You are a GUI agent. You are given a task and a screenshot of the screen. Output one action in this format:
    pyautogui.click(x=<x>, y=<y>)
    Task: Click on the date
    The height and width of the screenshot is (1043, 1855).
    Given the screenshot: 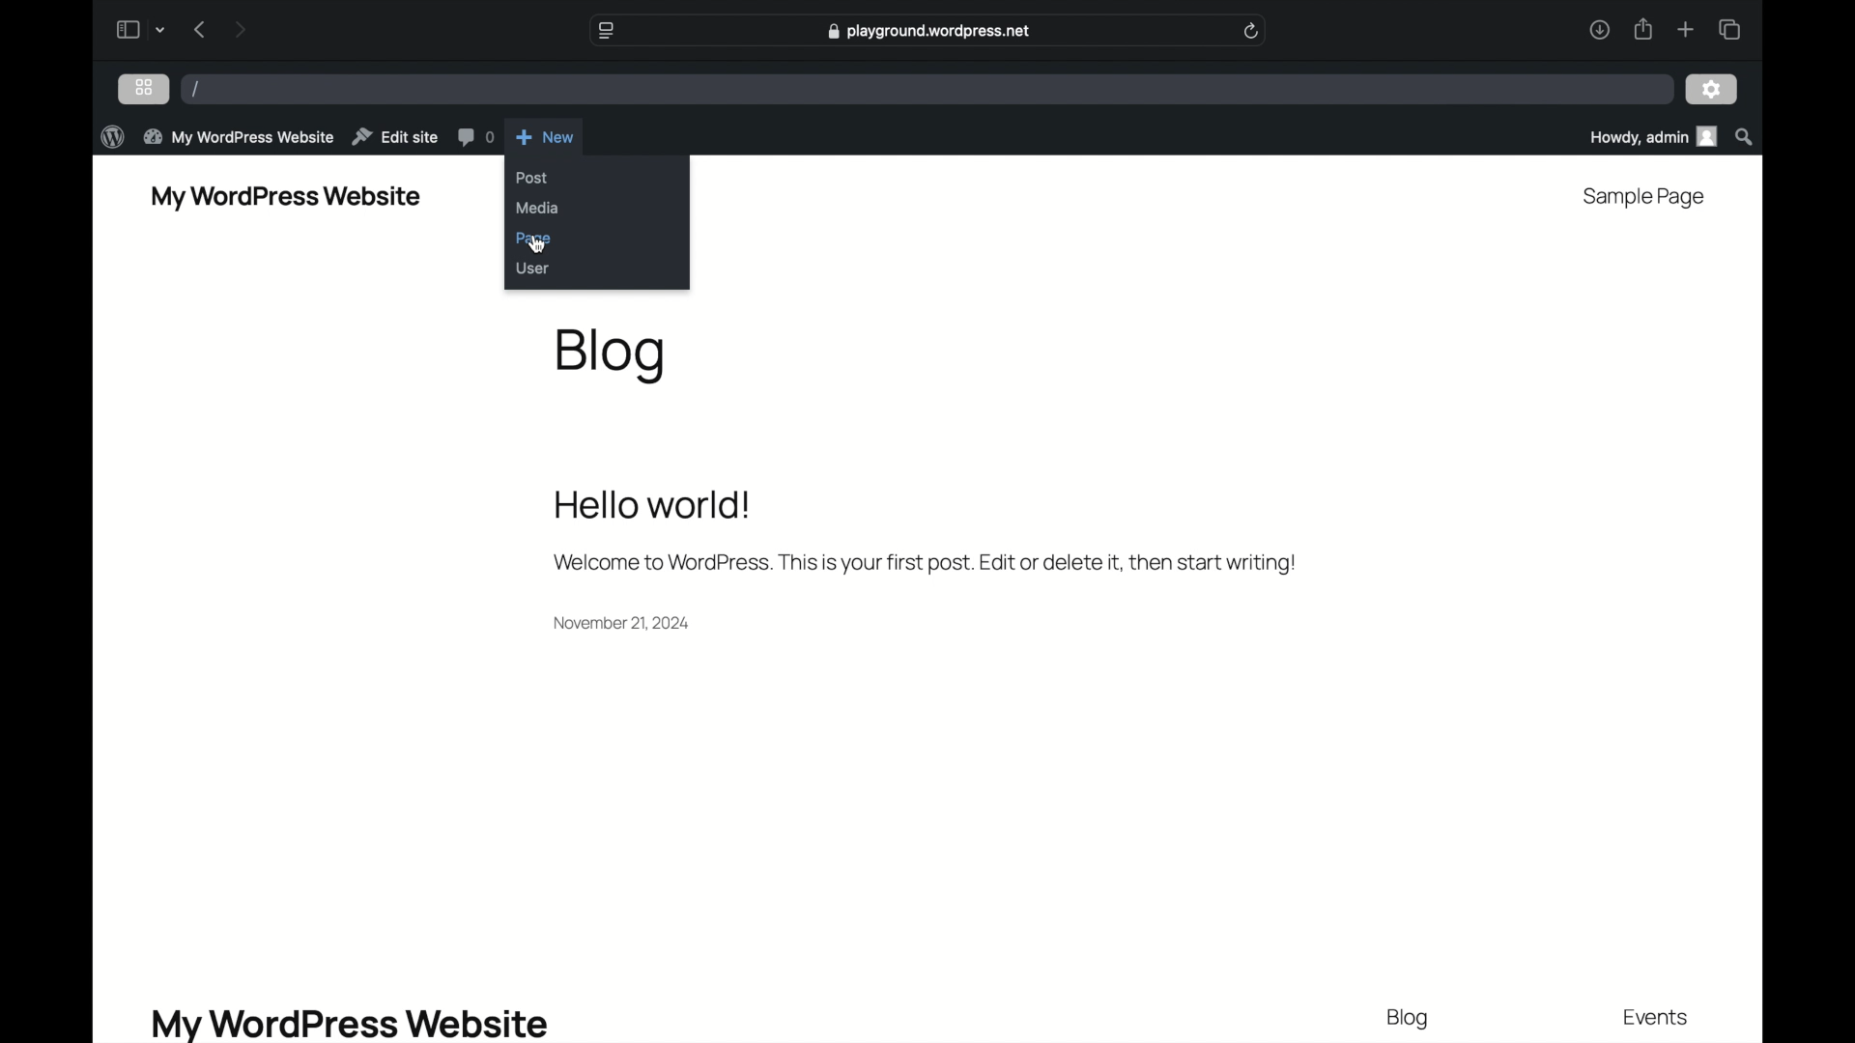 What is the action you would take?
    pyautogui.click(x=623, y=624)
    